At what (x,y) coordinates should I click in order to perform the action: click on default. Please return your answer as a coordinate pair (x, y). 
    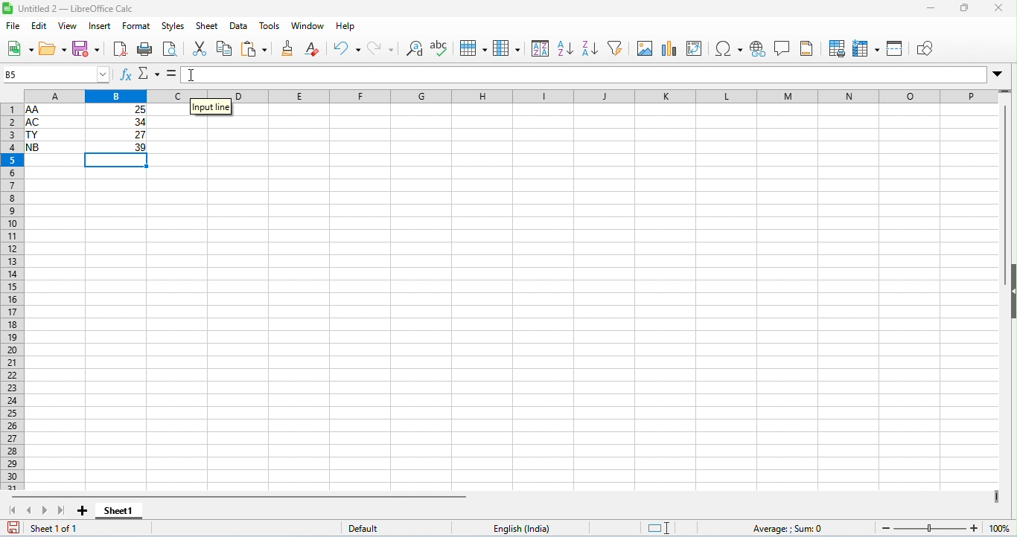
    Looking at the image, I should click on (364, 528).